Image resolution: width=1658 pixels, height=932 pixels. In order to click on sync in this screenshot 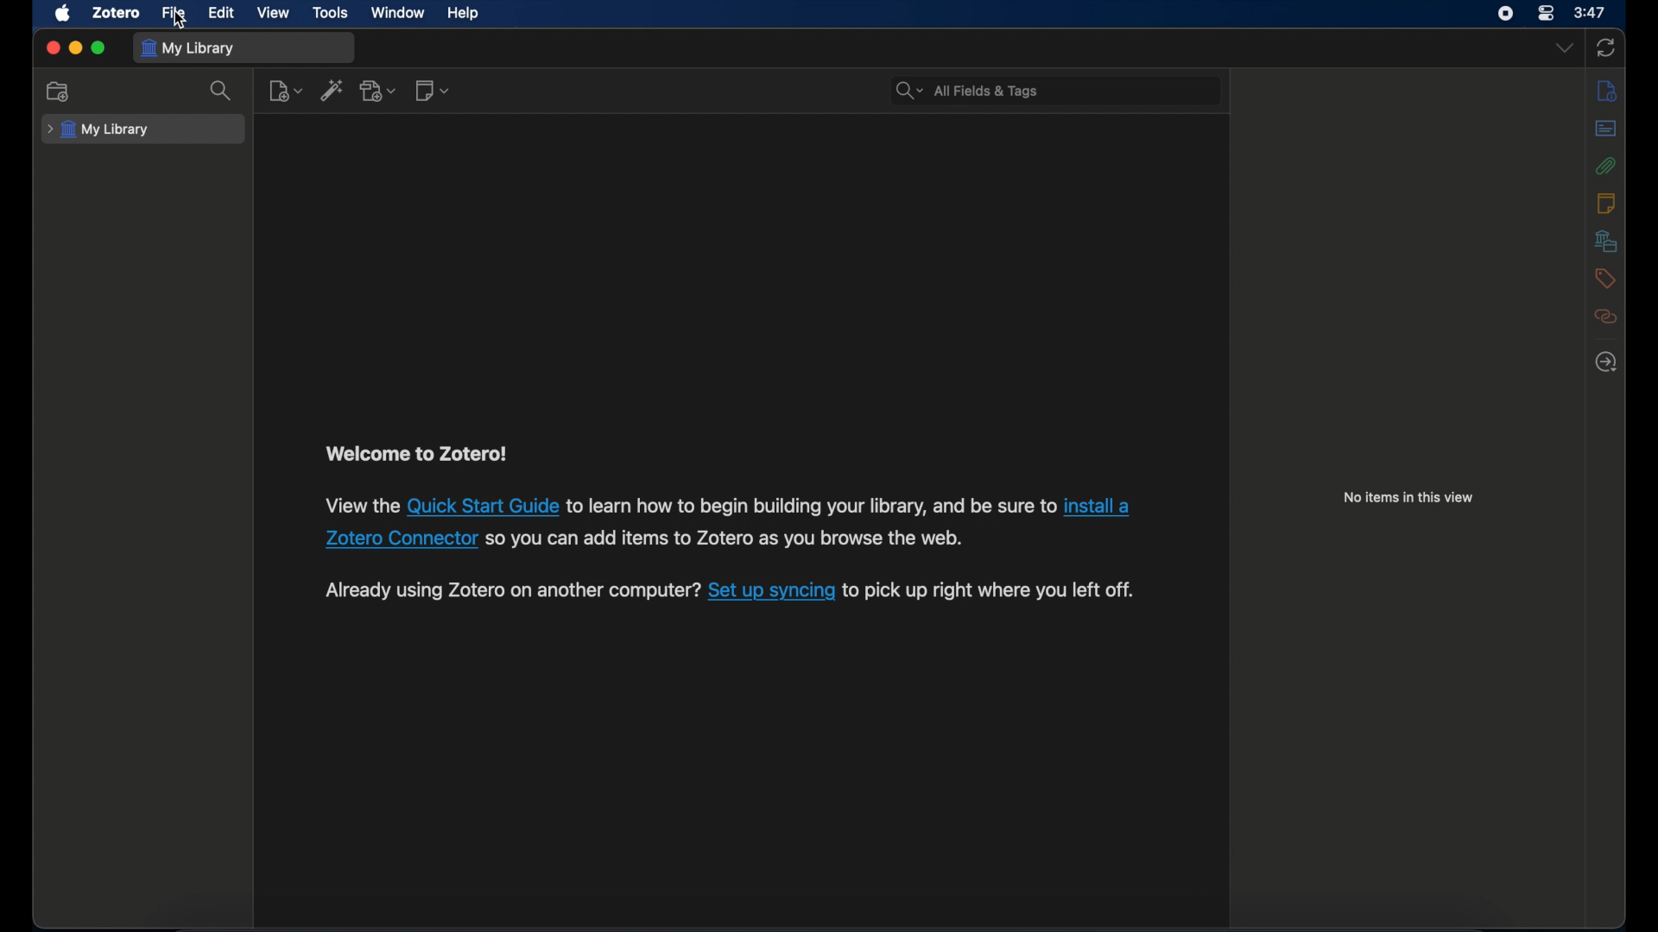, I will do `click(1607, 47)`.